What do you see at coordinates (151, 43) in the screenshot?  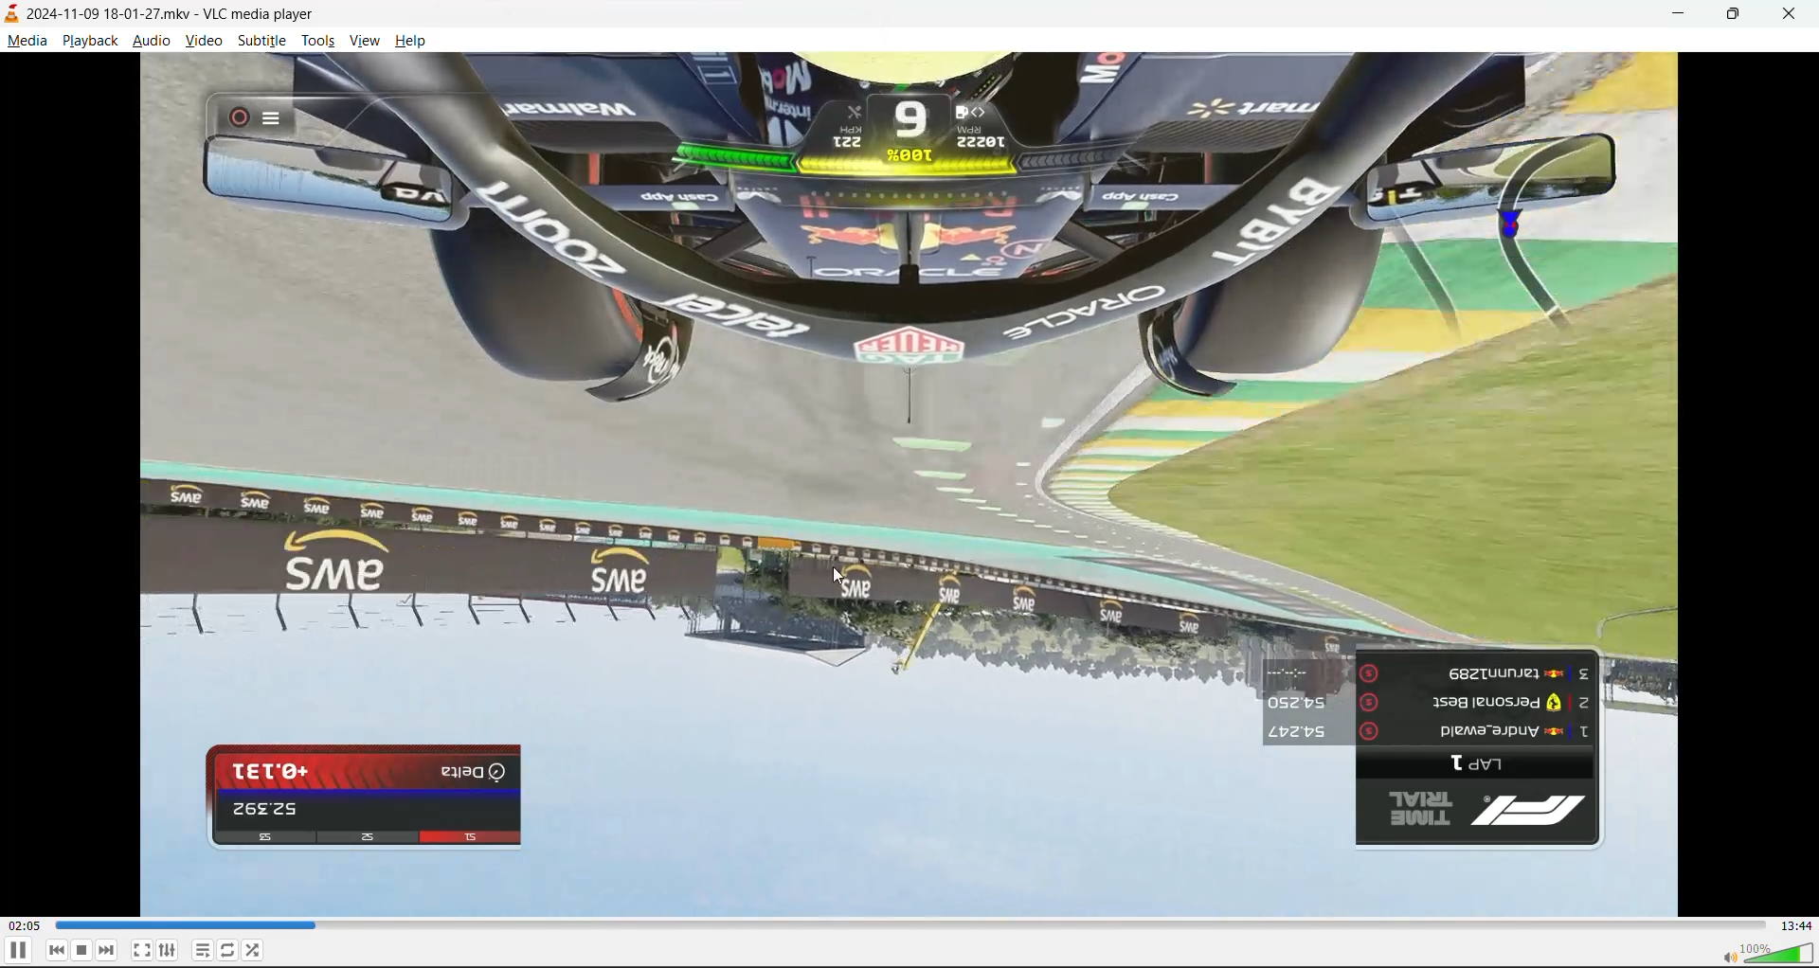 I see `audio` at bounding box center [151, 43].